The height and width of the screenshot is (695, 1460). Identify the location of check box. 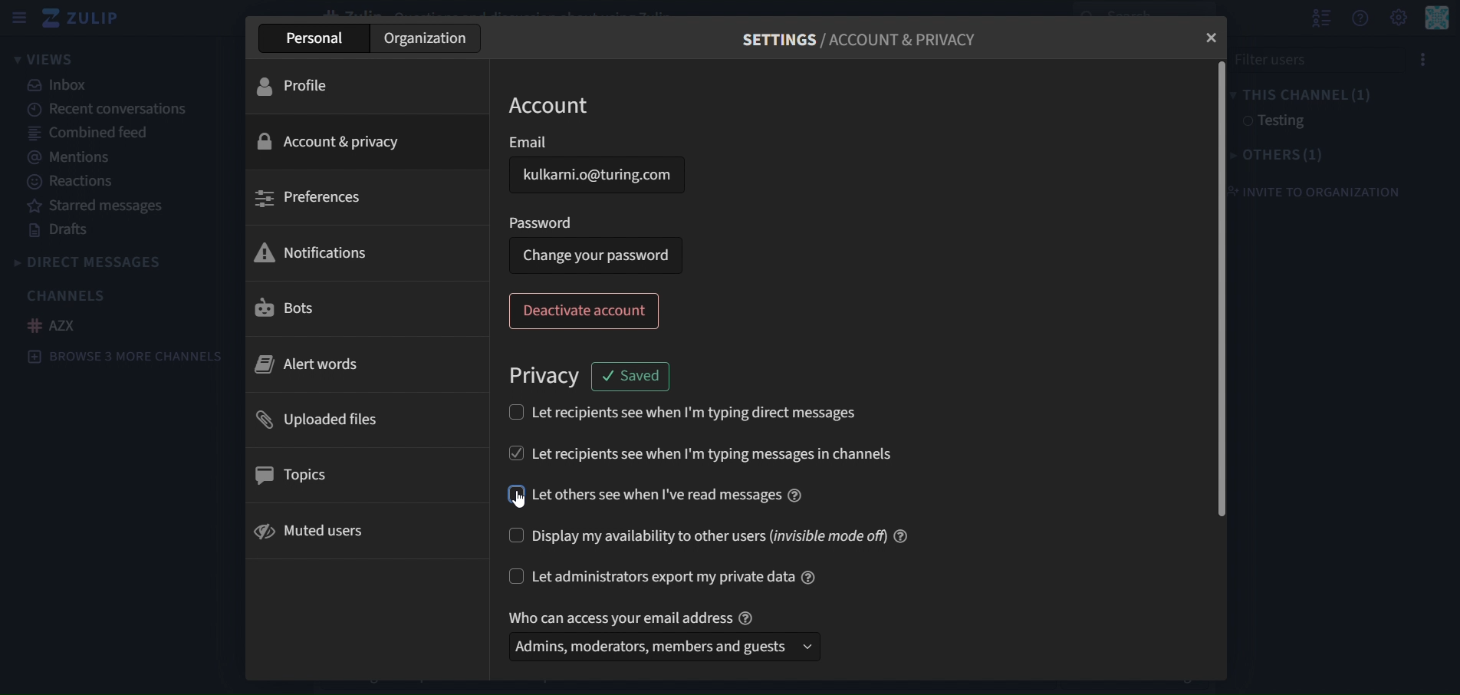
(514, 493).